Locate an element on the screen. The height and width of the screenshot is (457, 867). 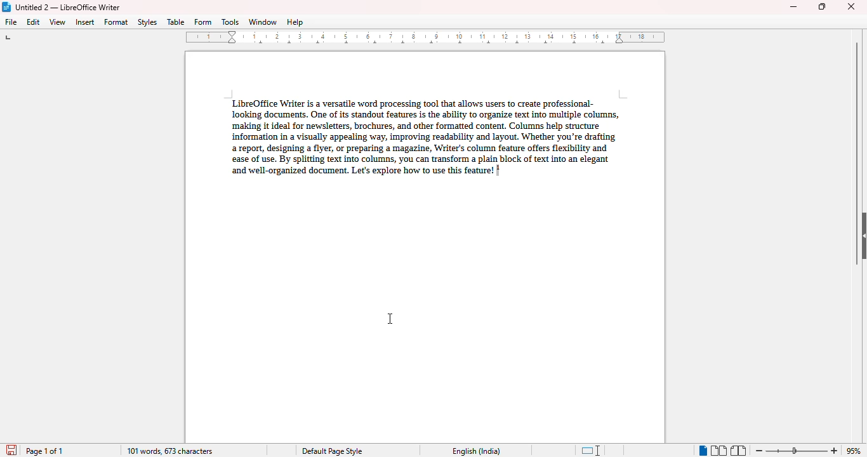
table is located at coordinates (176, 22).